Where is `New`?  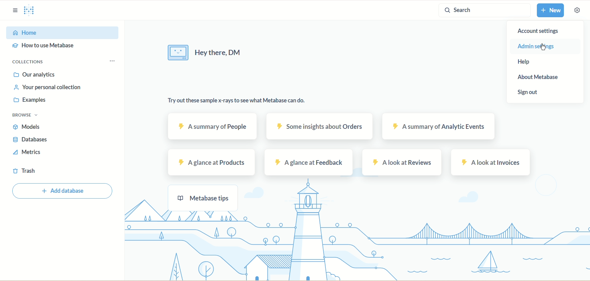 New is located at coordinates (552, 11).